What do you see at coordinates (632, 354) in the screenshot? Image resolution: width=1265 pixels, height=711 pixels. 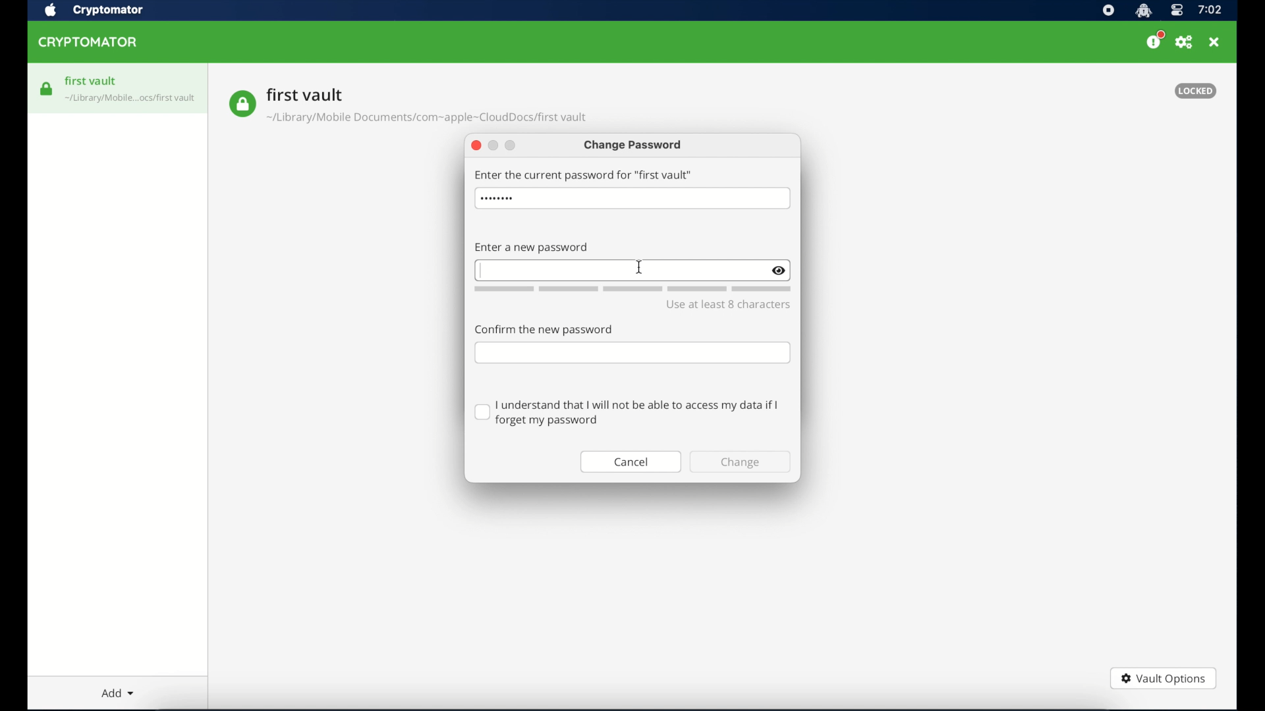 I see `confirm password field` at bounding box center [632, 354].